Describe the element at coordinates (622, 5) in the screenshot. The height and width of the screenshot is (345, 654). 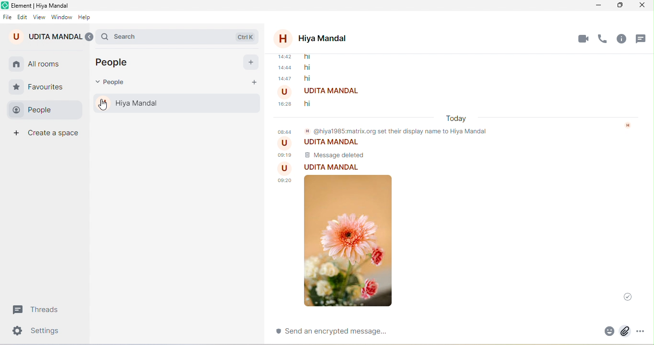
I see `maximize` at that location.